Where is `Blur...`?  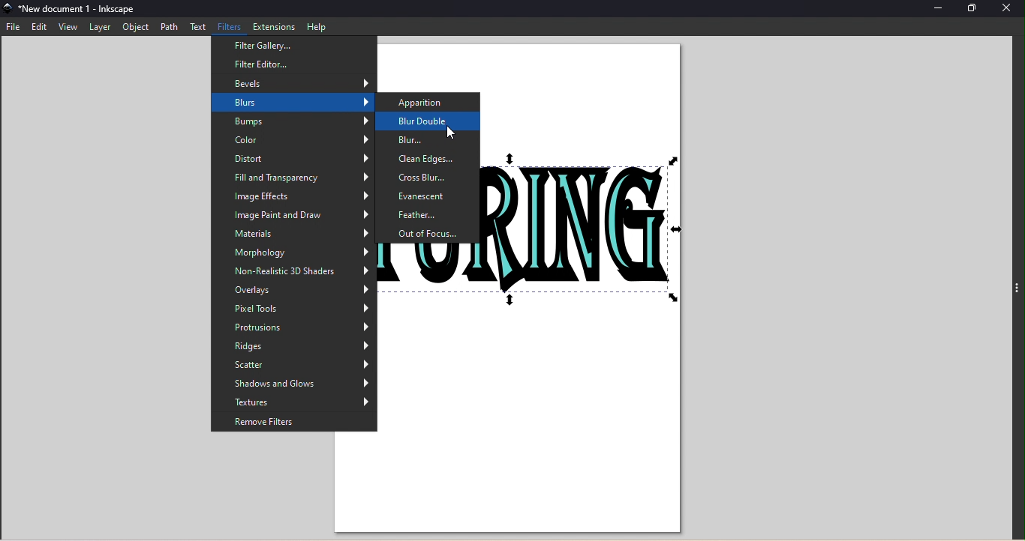 Blur... is located at coordinates (430, 140).